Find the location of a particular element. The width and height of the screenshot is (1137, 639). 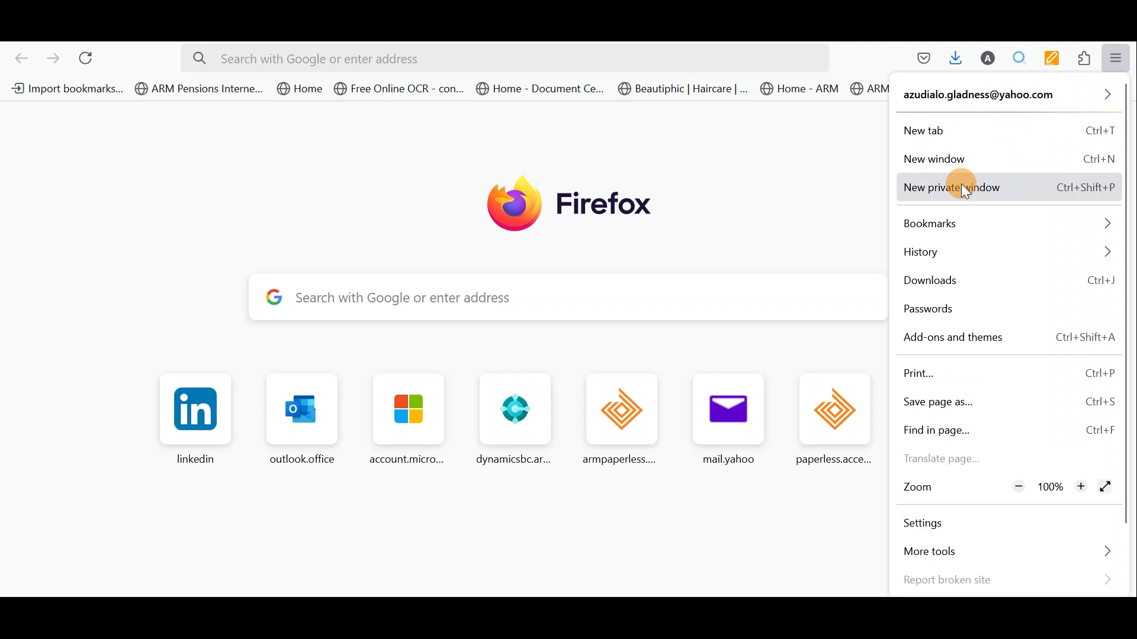

Home - ARM is located at coordinates (802, 89).